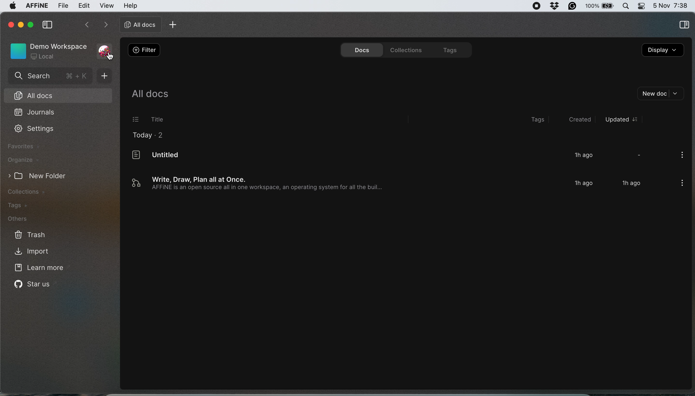 The width and height of the screenshot is (695, 396). What do you see at coordinates (138, 24) in the screenshot?
I see `all docs` at bounding box center [138, 24].